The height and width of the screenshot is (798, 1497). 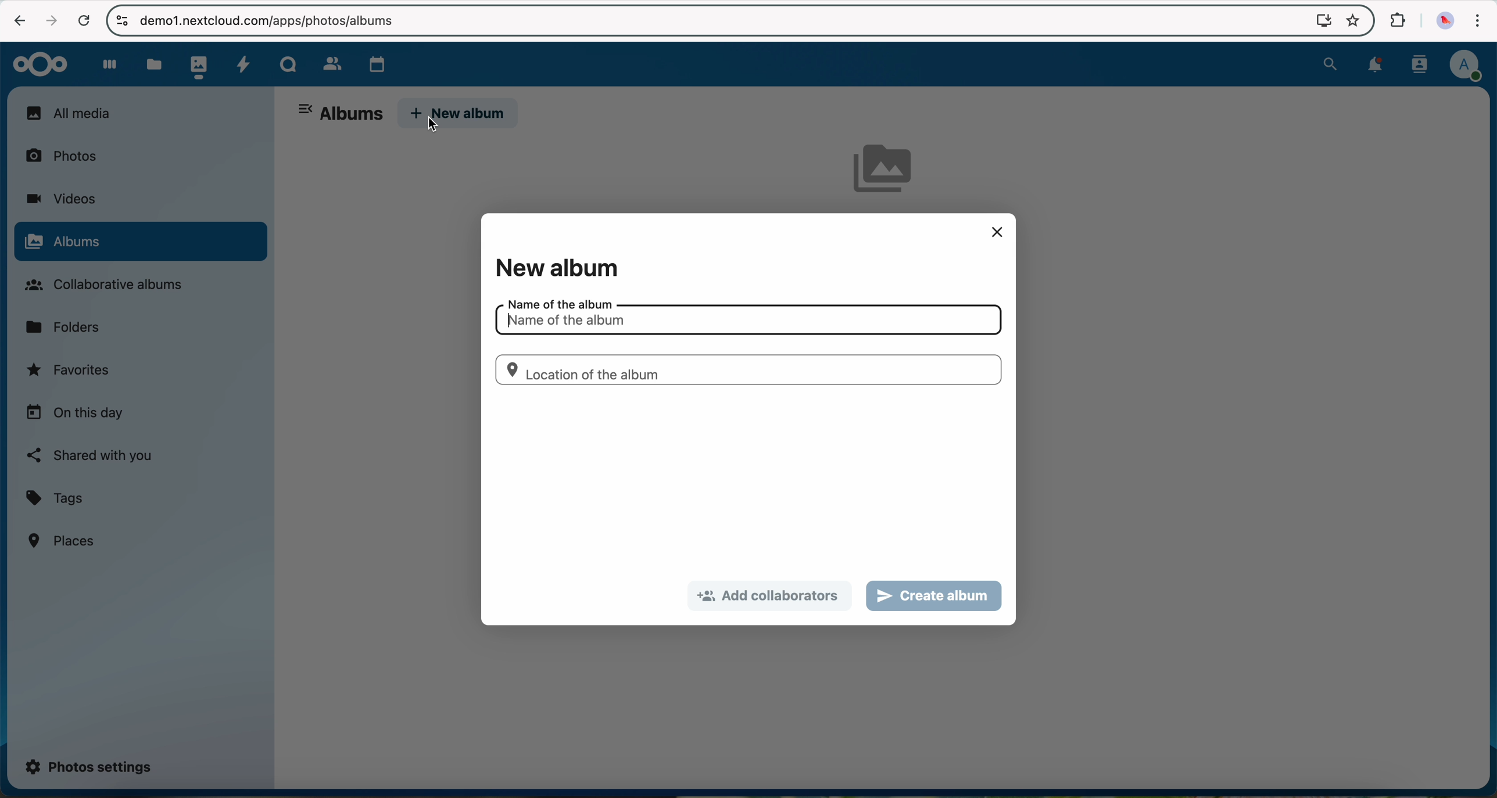 What do you see at coordinates (288, 63) in the screenshot?
I see `Talk` at bounding box center [288, 63].